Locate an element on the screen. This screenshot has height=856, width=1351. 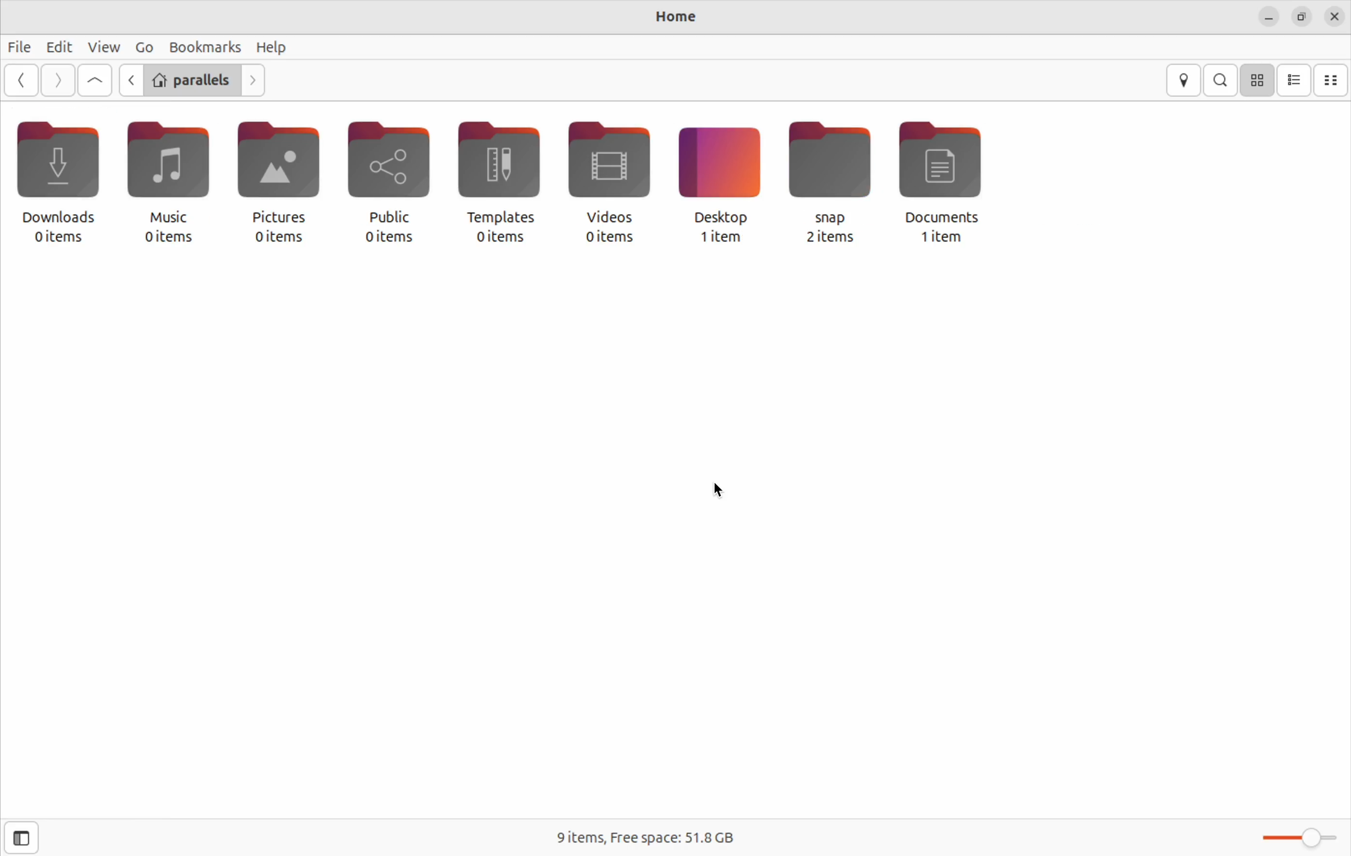
pictures 0 items is located at coordinates (287, 178).